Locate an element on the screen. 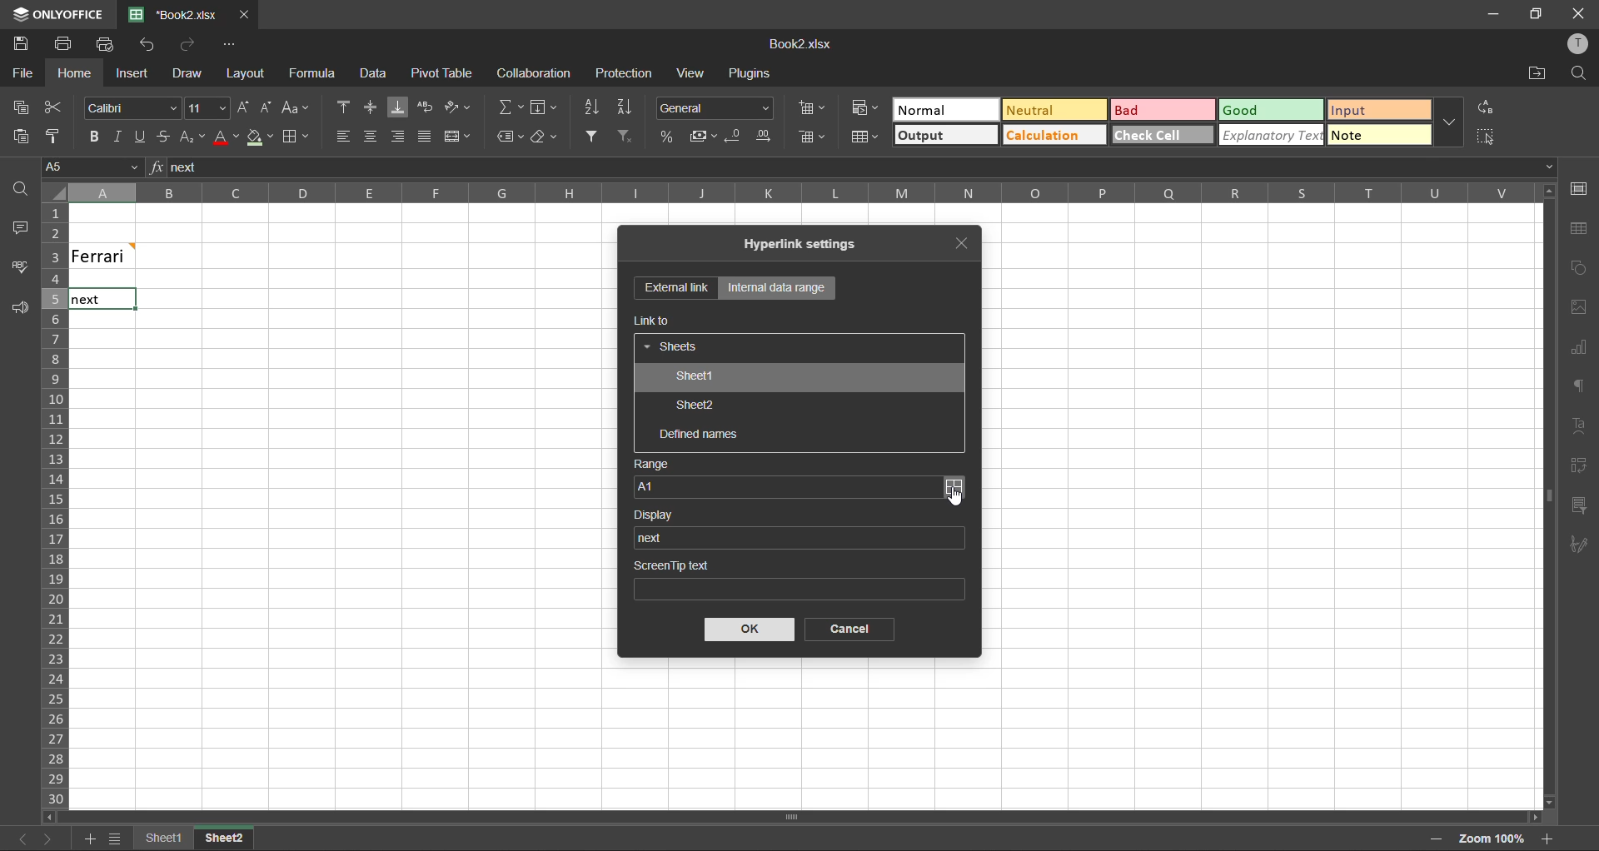  normal is located at coordinates (932, 108).